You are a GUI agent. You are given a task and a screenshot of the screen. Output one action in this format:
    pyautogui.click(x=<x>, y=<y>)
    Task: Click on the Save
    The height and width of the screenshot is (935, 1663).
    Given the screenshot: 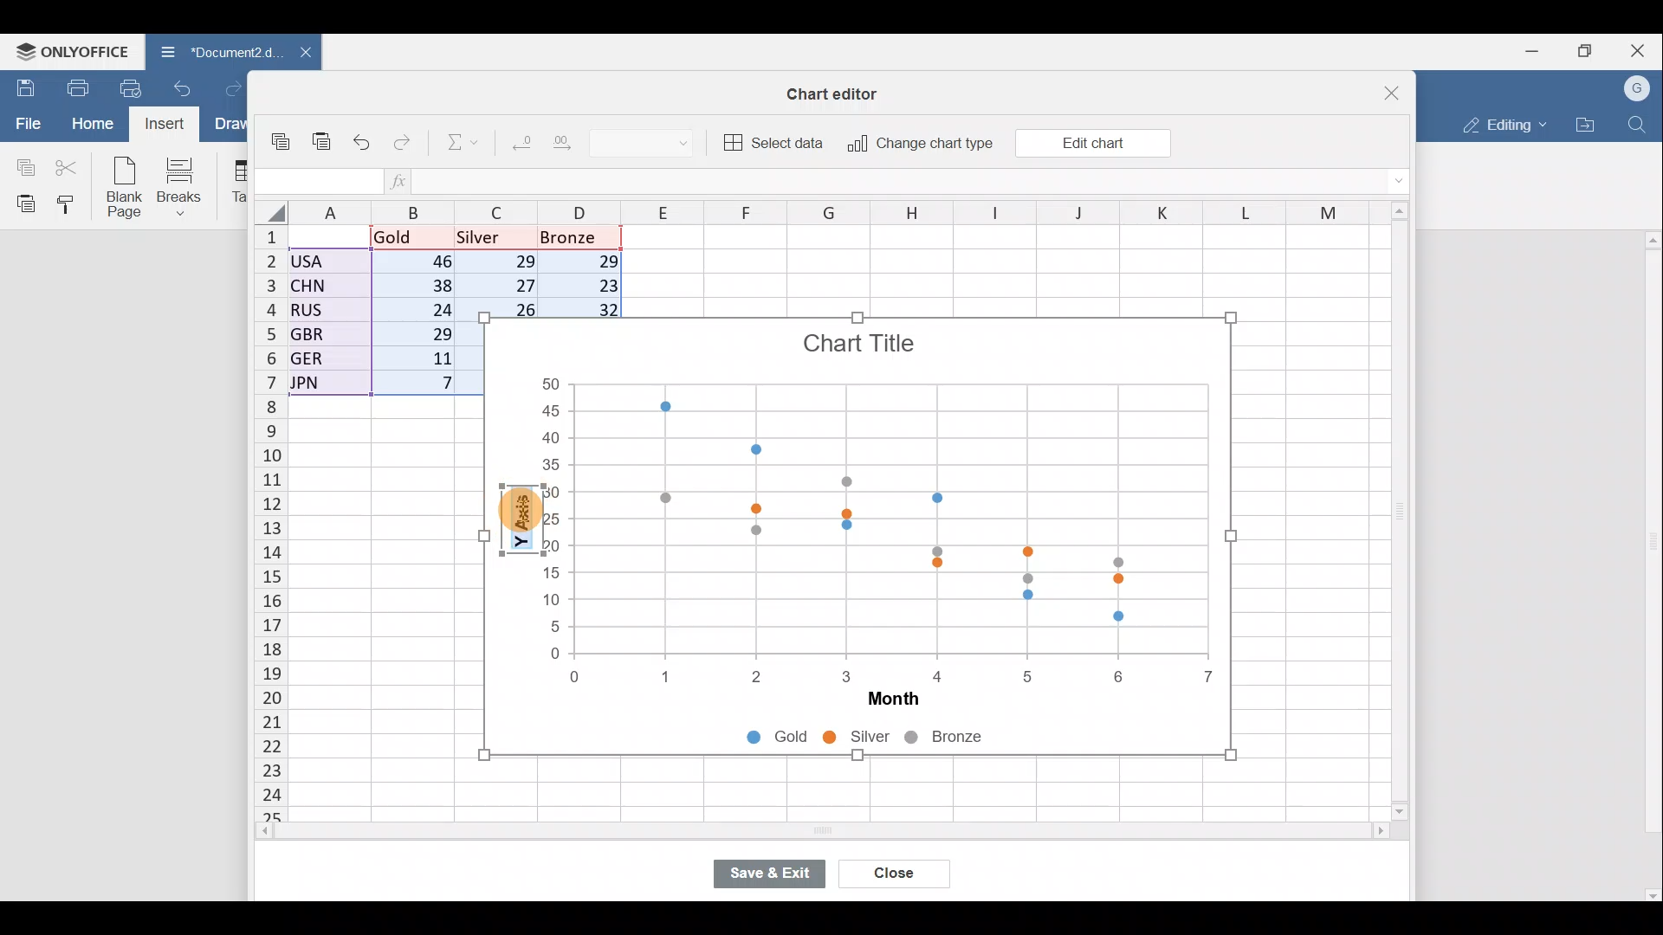 What is the action you would take?
    pyautogui.click(x=22, y=86)
    